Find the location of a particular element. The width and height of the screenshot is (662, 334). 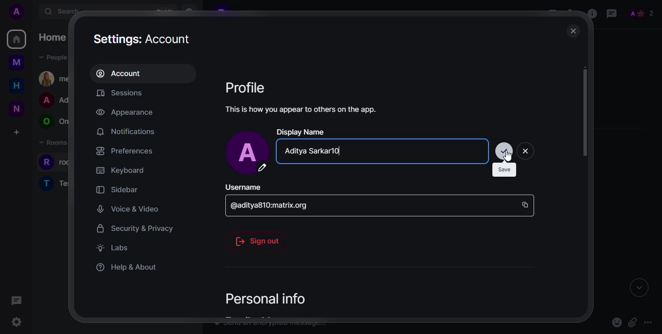

security is located at coordinates (135, 228).